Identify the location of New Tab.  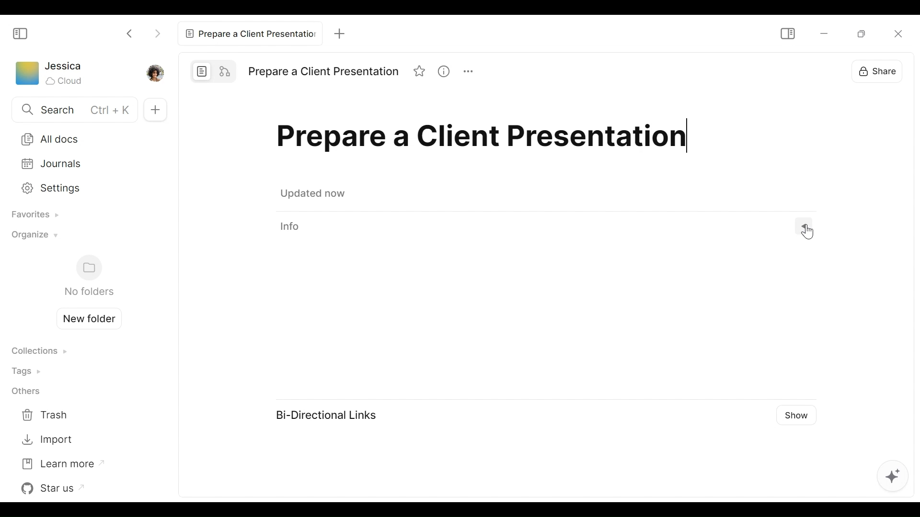
(336, 32).